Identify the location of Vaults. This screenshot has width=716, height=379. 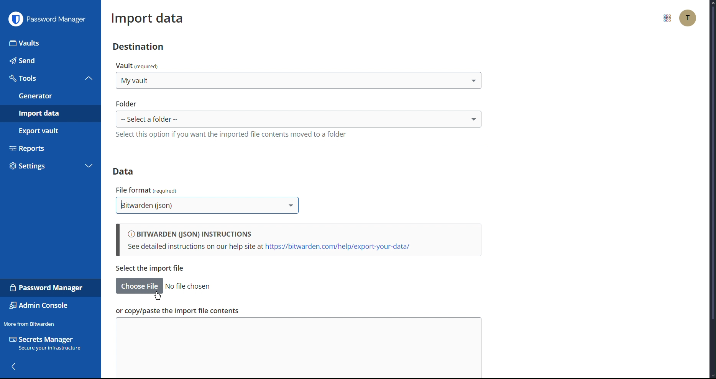
(51, 42).